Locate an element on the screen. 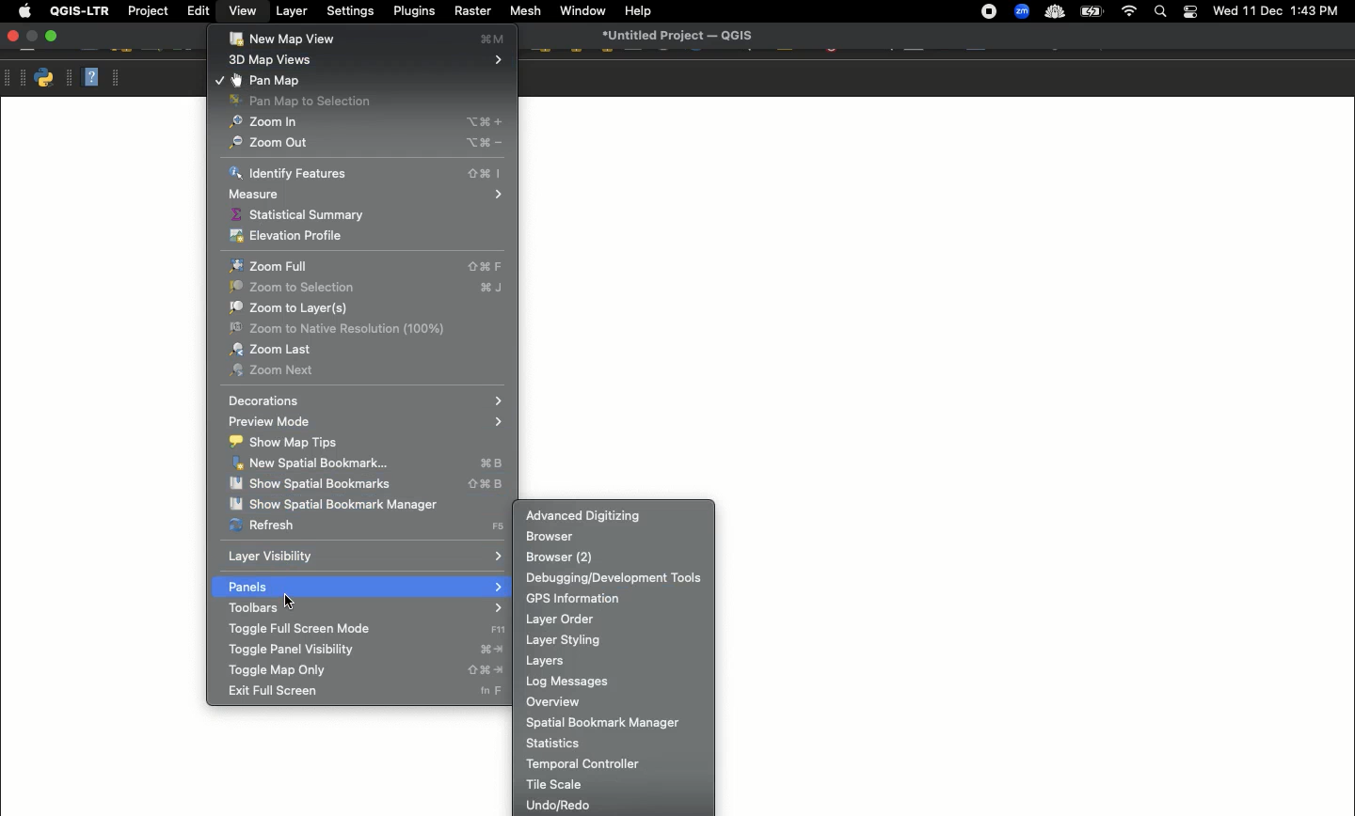 This screenshot has width=1355, height=816. Zoom next is located at coordinates (361, 370).